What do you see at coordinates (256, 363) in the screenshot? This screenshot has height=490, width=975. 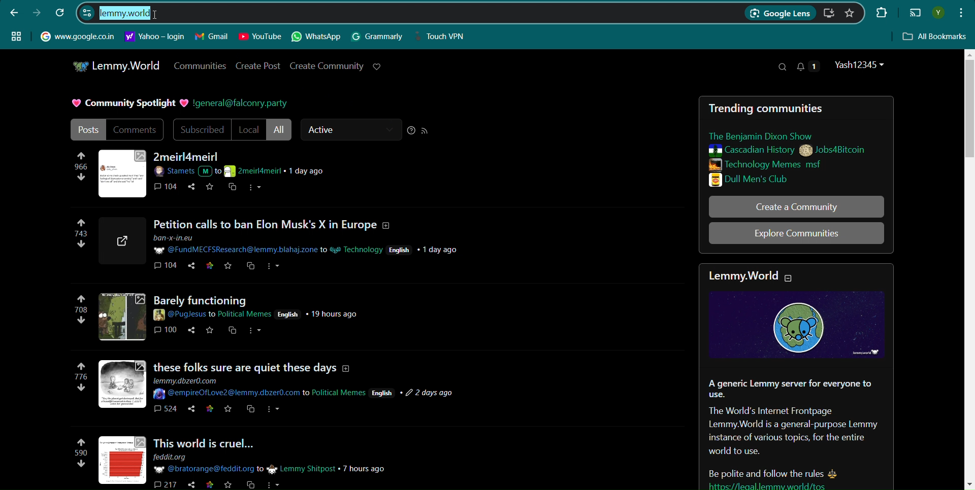 I see `these folks sure are quiet these days` at bounding box center [256, 363].